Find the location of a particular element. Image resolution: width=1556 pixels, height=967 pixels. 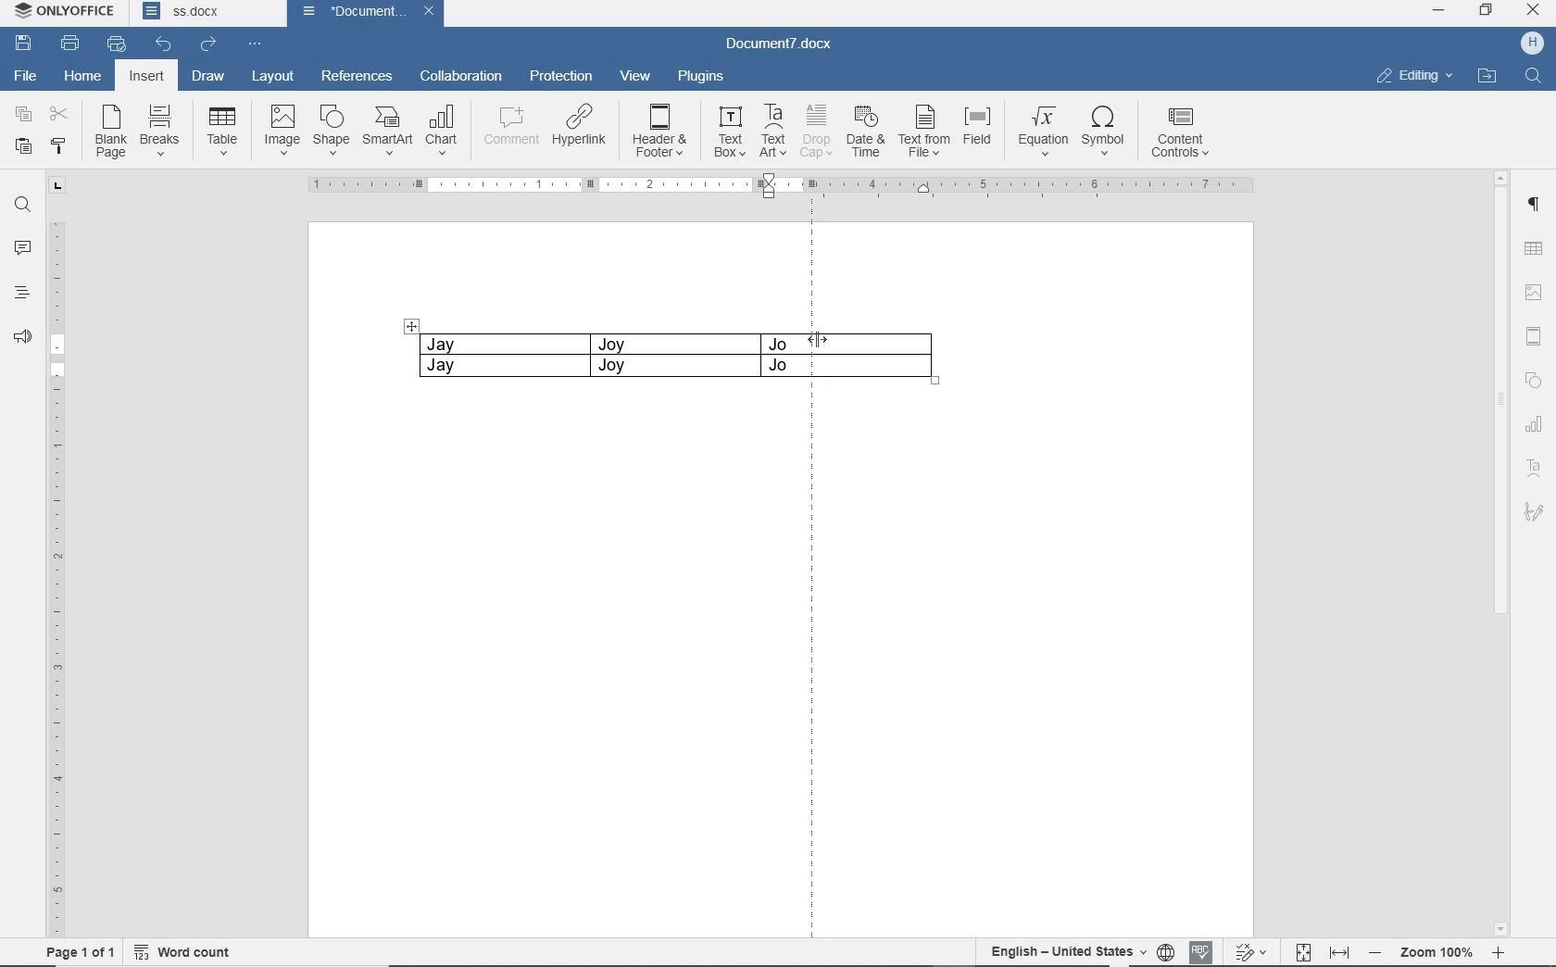

TEXT FROMFILE is located at coordinates (923, 131).